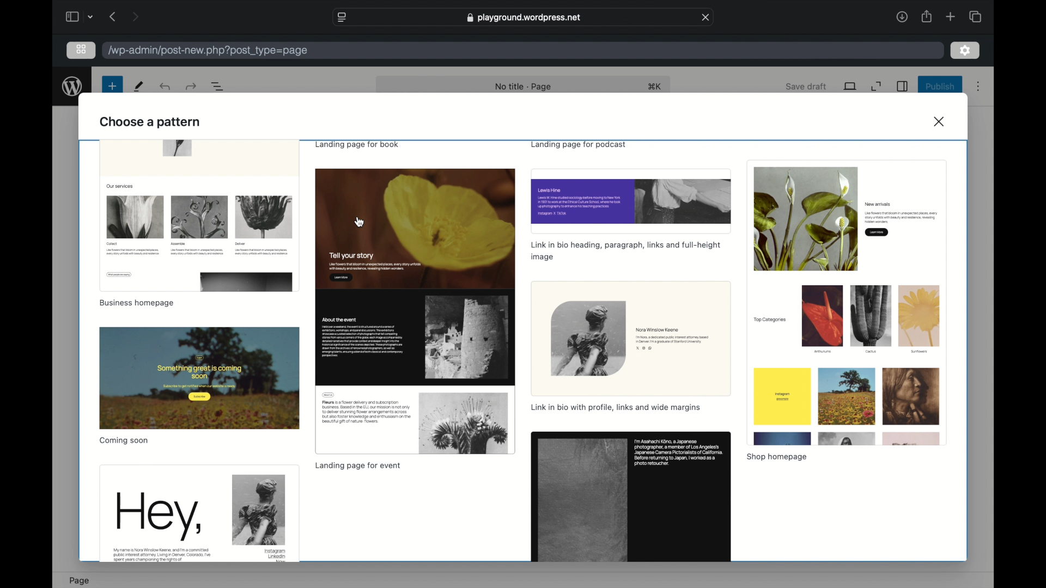 The height and width of the screenshot is (588, 1046). What do you see at coordinates (341, 17) in the screenshot?
I see `website settings` at bounding box center [341, 17].